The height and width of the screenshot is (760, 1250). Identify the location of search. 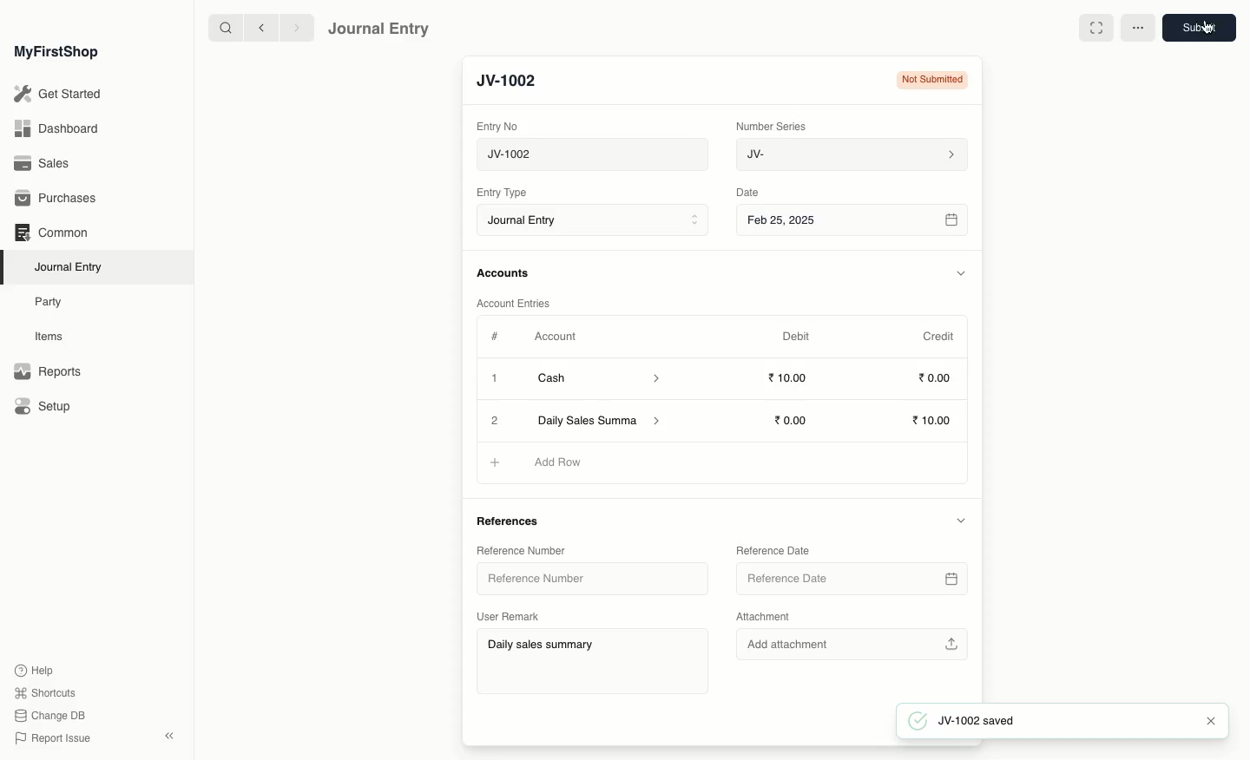
(221, 28).